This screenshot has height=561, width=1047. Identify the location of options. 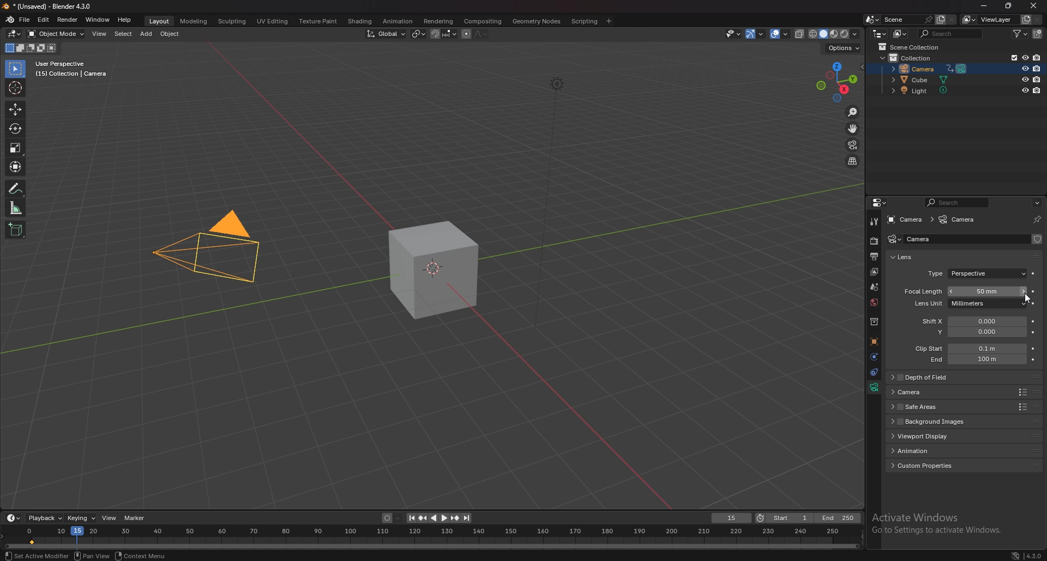
(1037, 202).